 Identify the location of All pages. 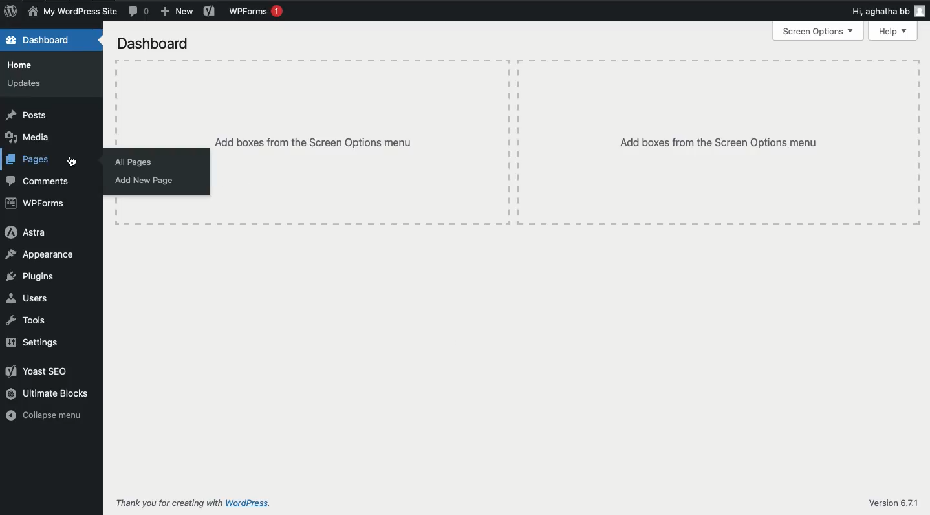
(136, 162).